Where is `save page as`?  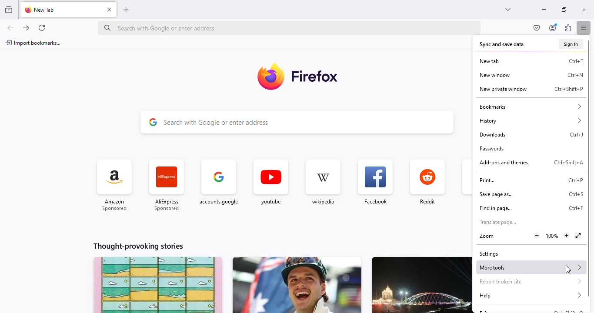 save page as is located at coordinates (496, 194).